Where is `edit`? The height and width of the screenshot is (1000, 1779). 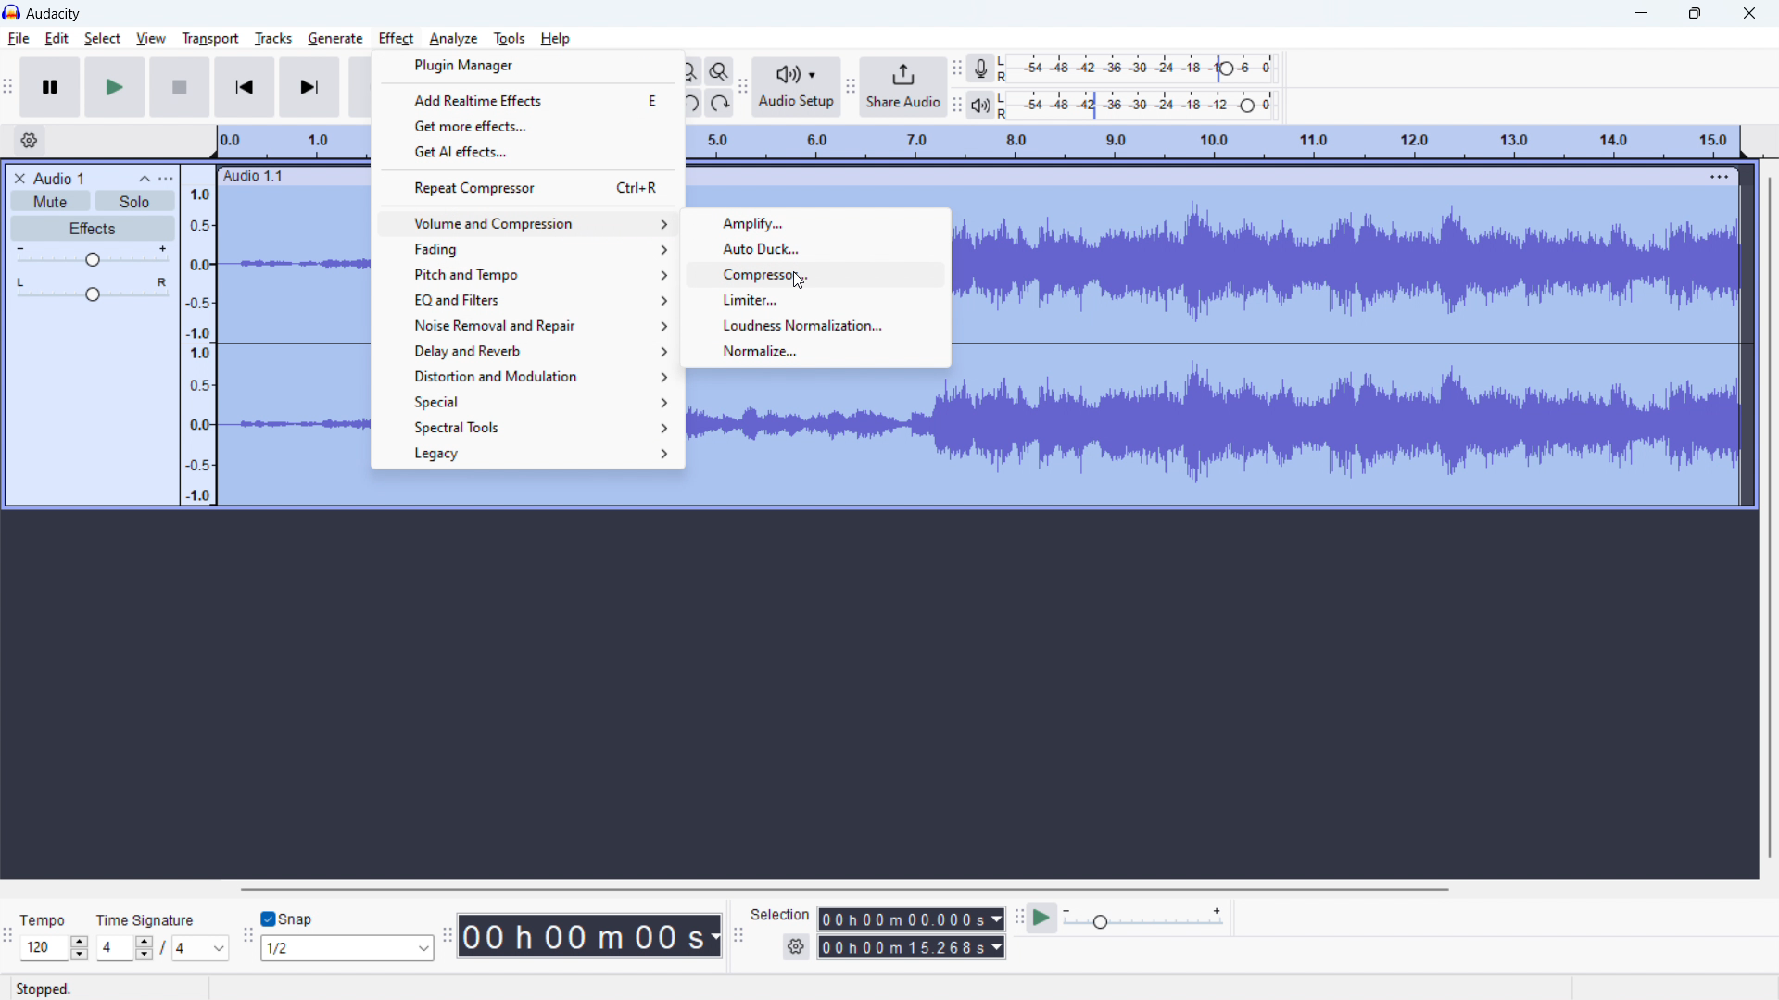 edit is located at coordinates (57, 38).